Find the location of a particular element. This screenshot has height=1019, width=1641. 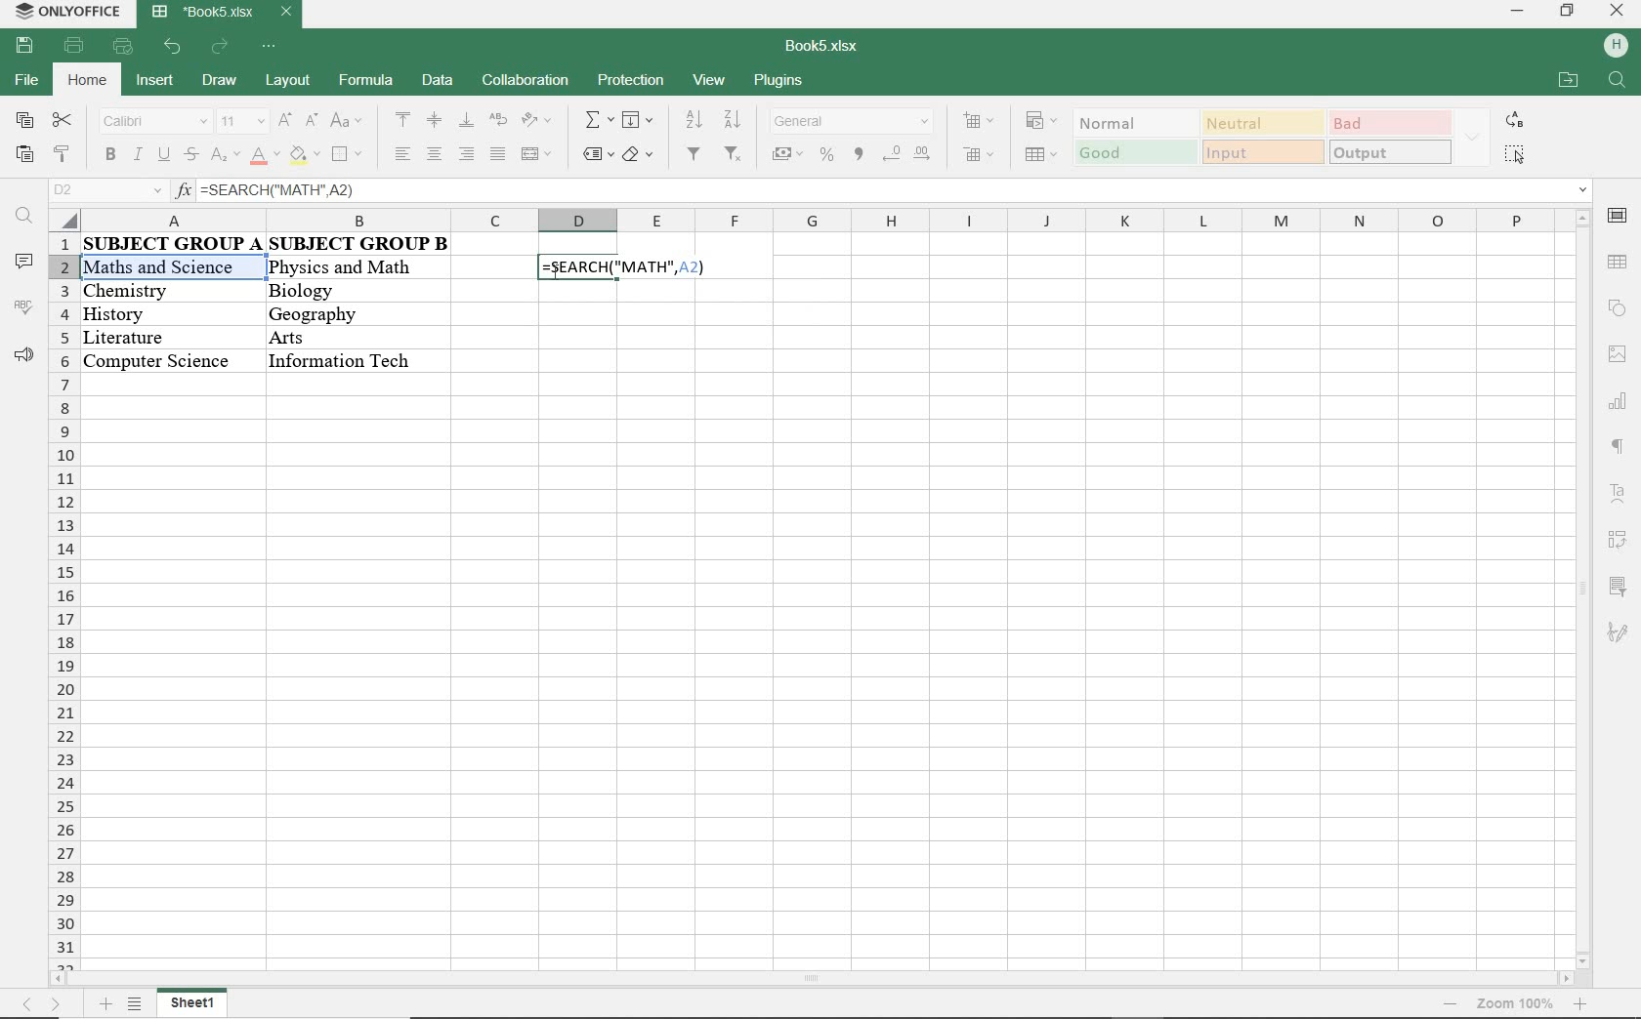

feedback & support is located at coordinates (24, 355).